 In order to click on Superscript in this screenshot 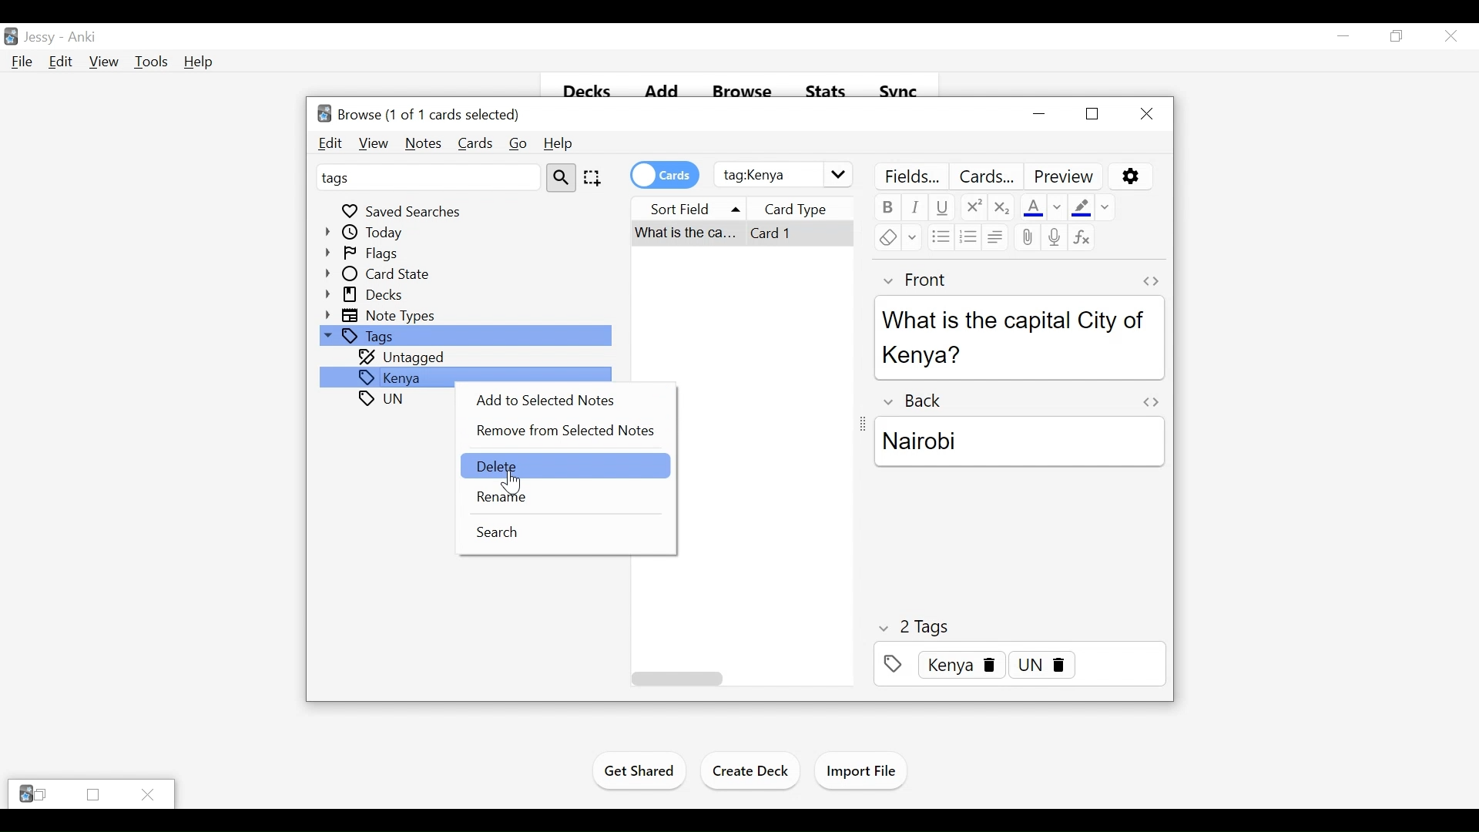, I will do `click(973, 208)`.